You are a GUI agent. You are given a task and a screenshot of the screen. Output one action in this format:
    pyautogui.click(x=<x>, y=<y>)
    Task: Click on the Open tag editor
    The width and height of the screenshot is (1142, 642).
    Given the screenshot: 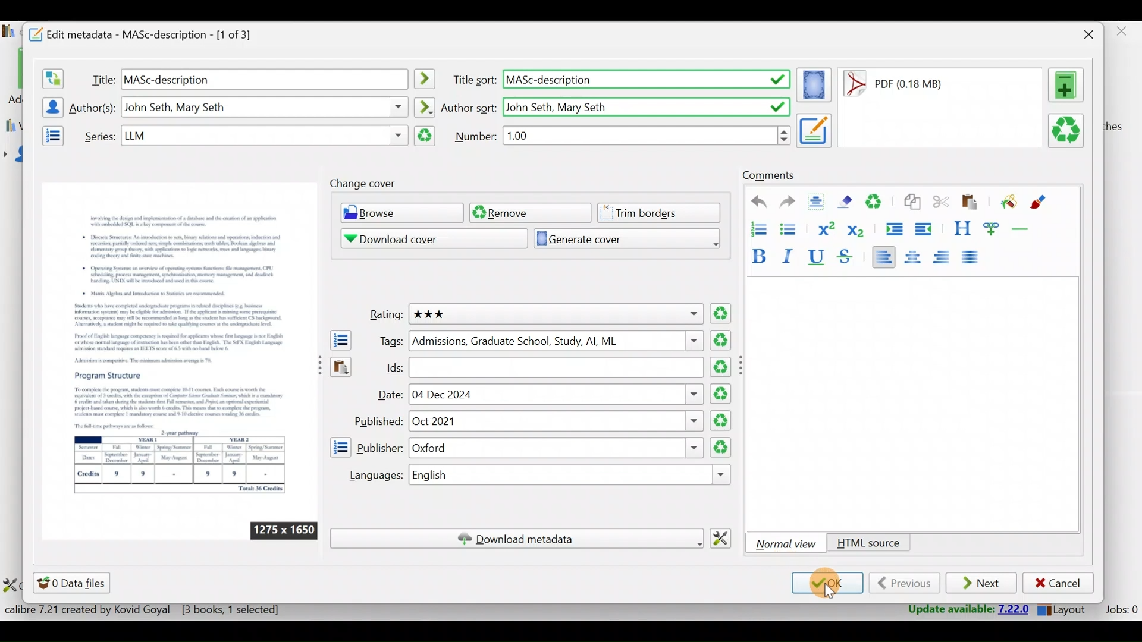 What is the action you would take?
    pyautogui.click(x=338, y=340)
    